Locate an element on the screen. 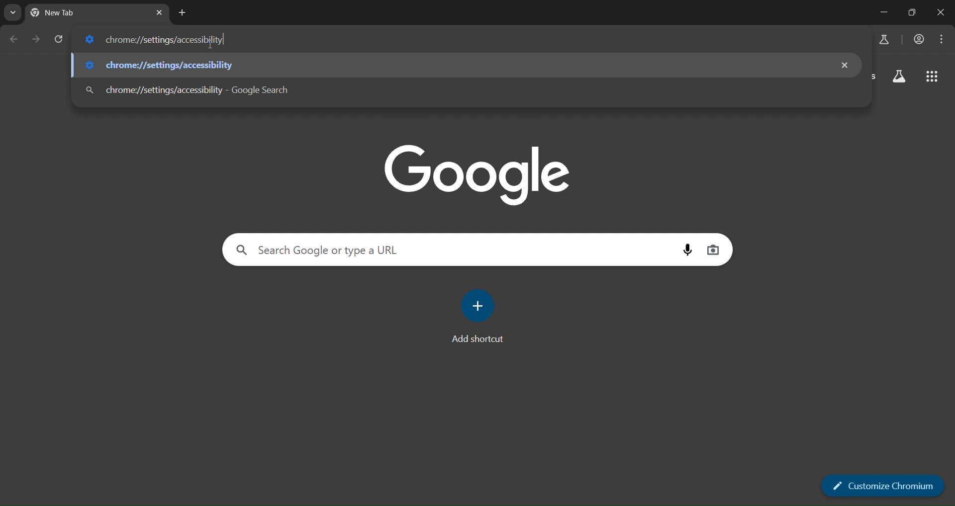  search labs is located at coordinates (885, 39).